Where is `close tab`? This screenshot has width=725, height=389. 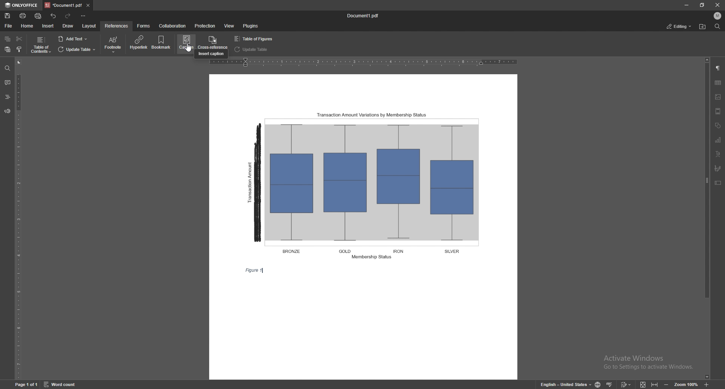 close tab is located at coordinates (88, 6).